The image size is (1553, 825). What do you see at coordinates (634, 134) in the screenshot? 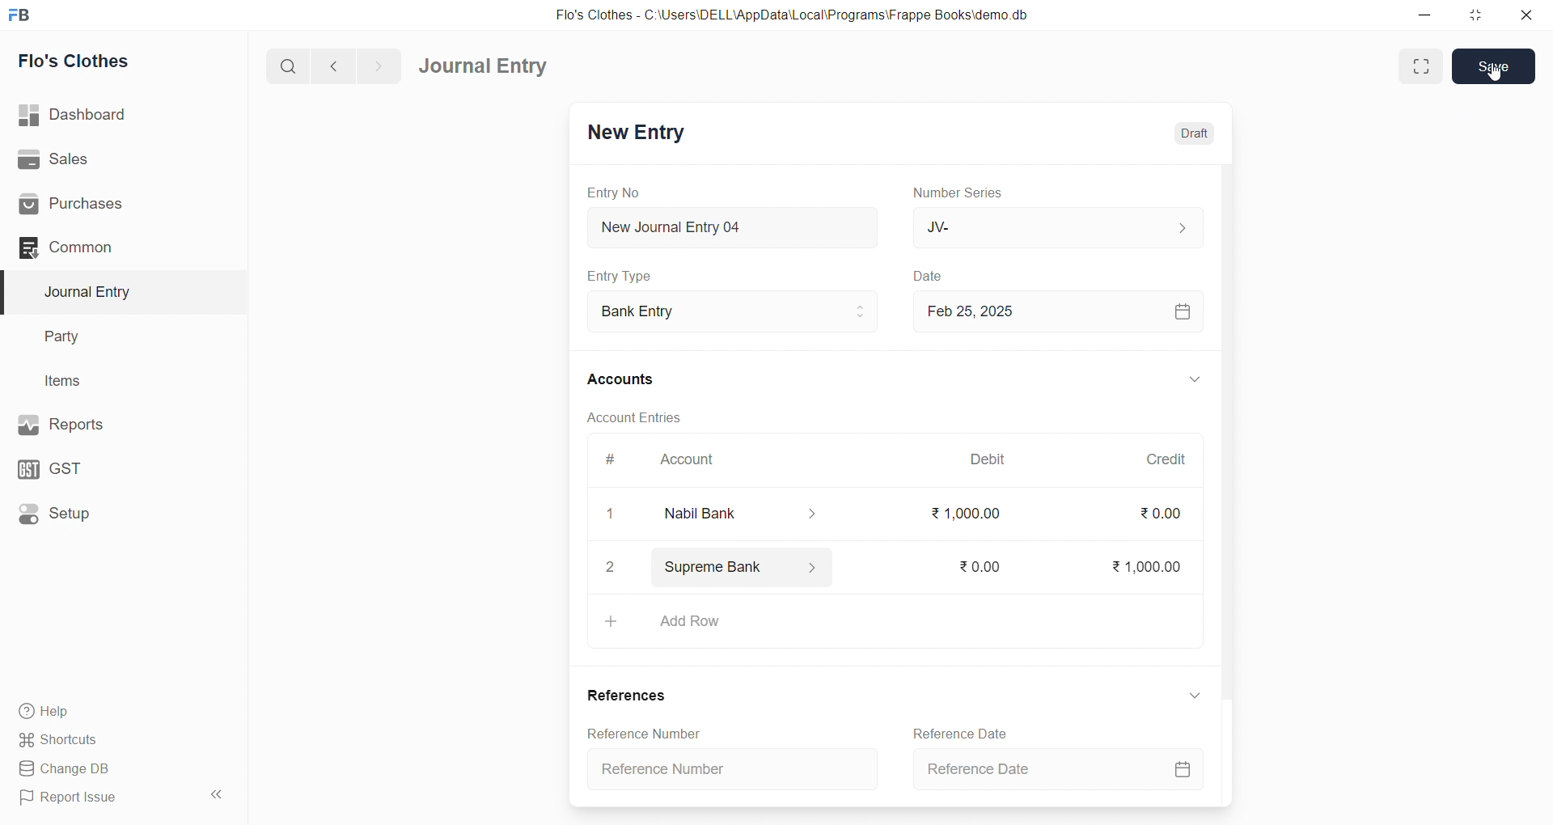
I see `New Entry` at bounding box center [634, 134].